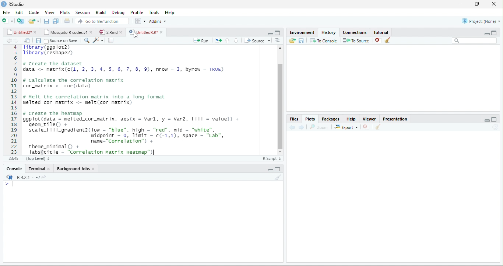 Image resolution: width=503 pixels, height=266 pixels. I want to click on minimize, so click(270, 169).